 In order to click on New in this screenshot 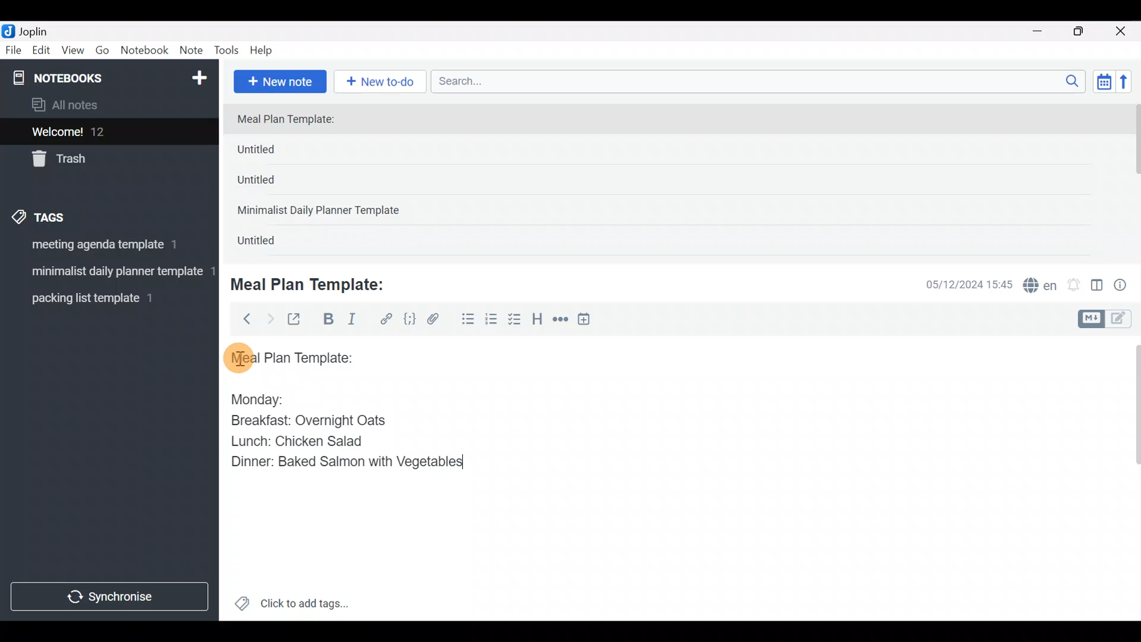, I will do `click(198, 75)`.